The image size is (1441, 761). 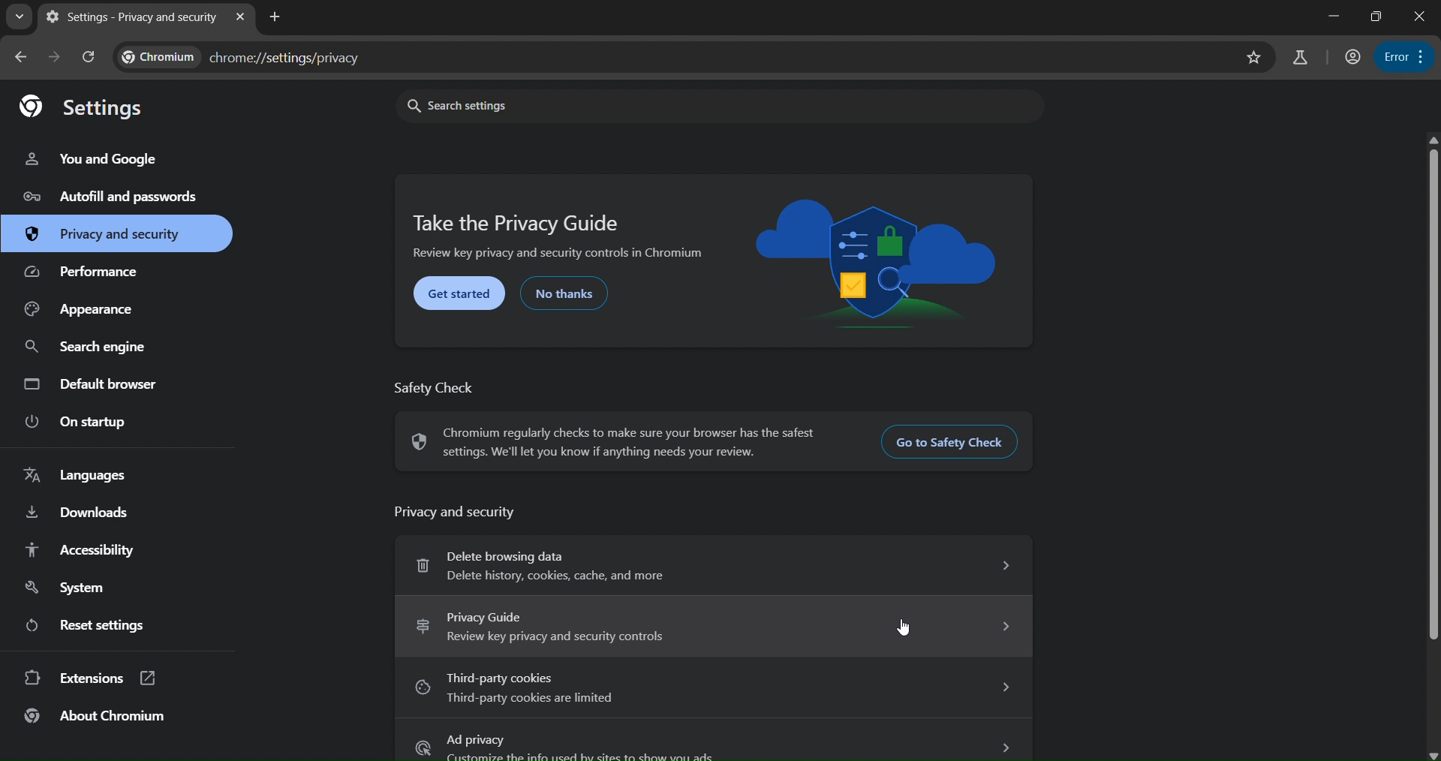 What do you see at coordinates (95, 716) in the screenshot?
I see `about chromium` at bounding box center [95, 716].